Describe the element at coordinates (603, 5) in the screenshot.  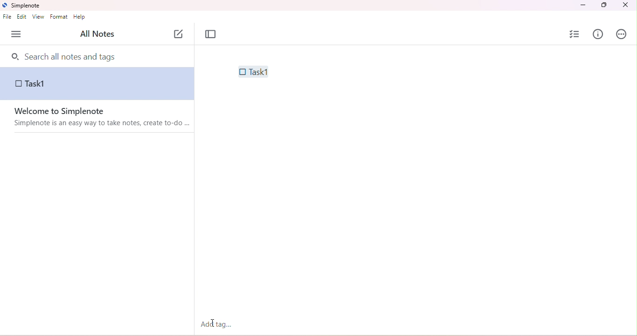
I see `maximize` at that location.